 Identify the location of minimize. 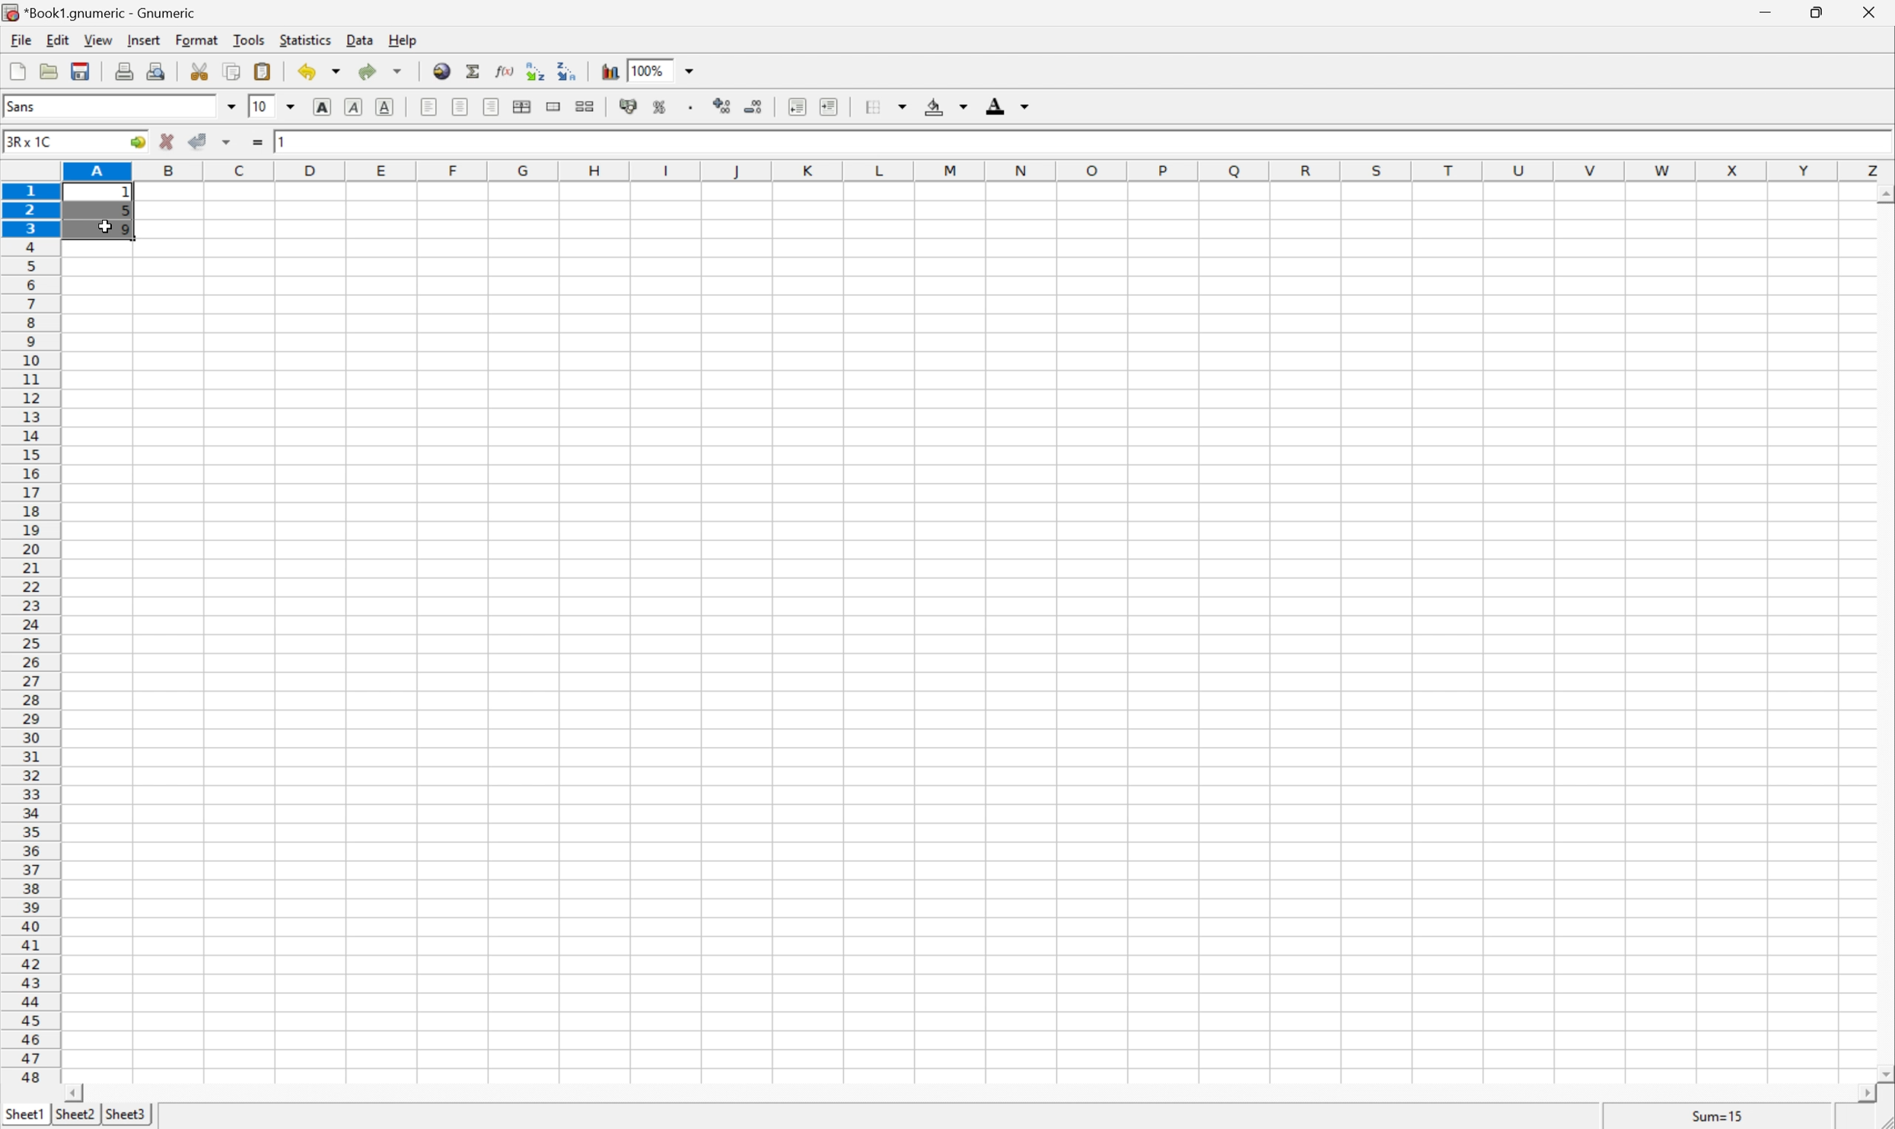
(1769, 10).